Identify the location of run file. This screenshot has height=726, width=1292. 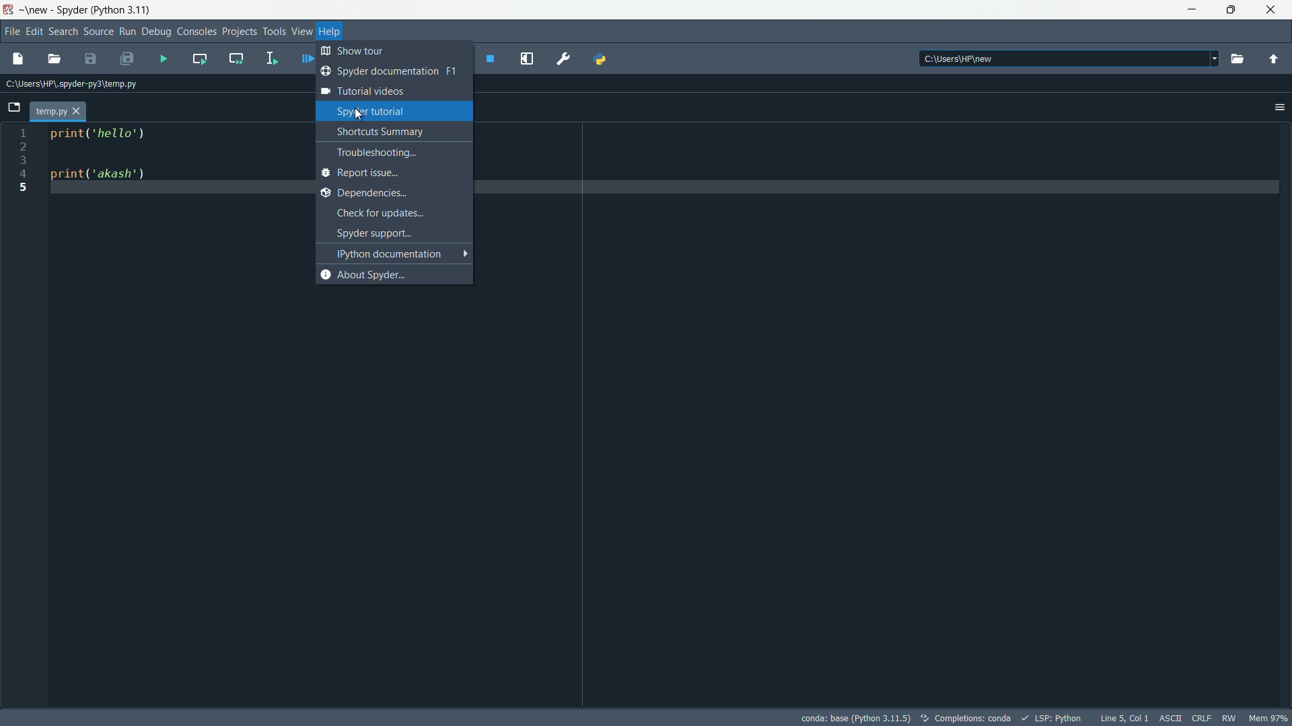
(164, 59).